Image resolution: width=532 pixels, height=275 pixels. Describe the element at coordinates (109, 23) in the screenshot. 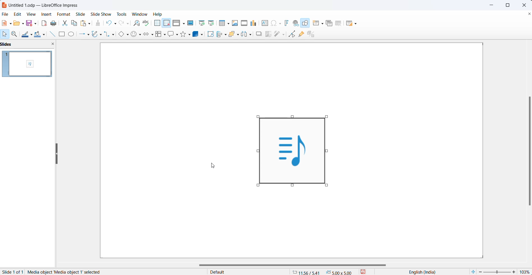

I see `undo` at that location.